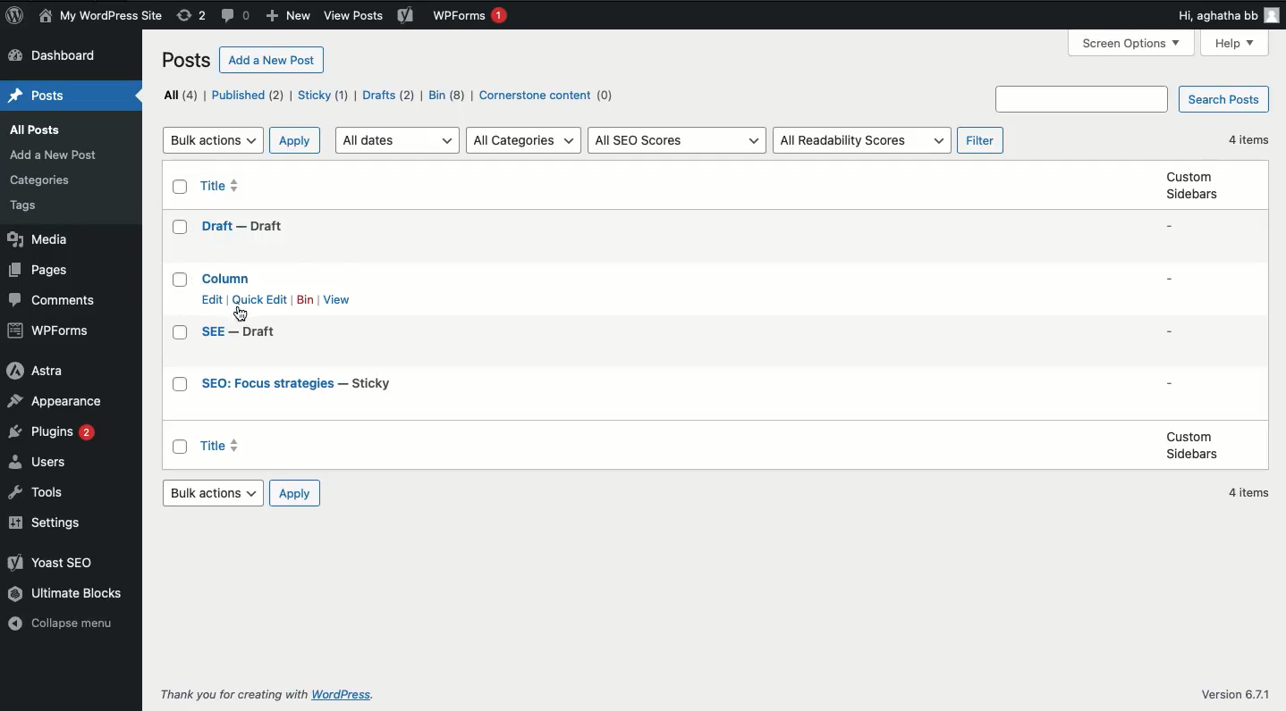 Image resolution: width=1286 pixels, height=711 pixels. Describe the element at coordinates (41, 130) in the screenshot. I see `Posts` at that location.